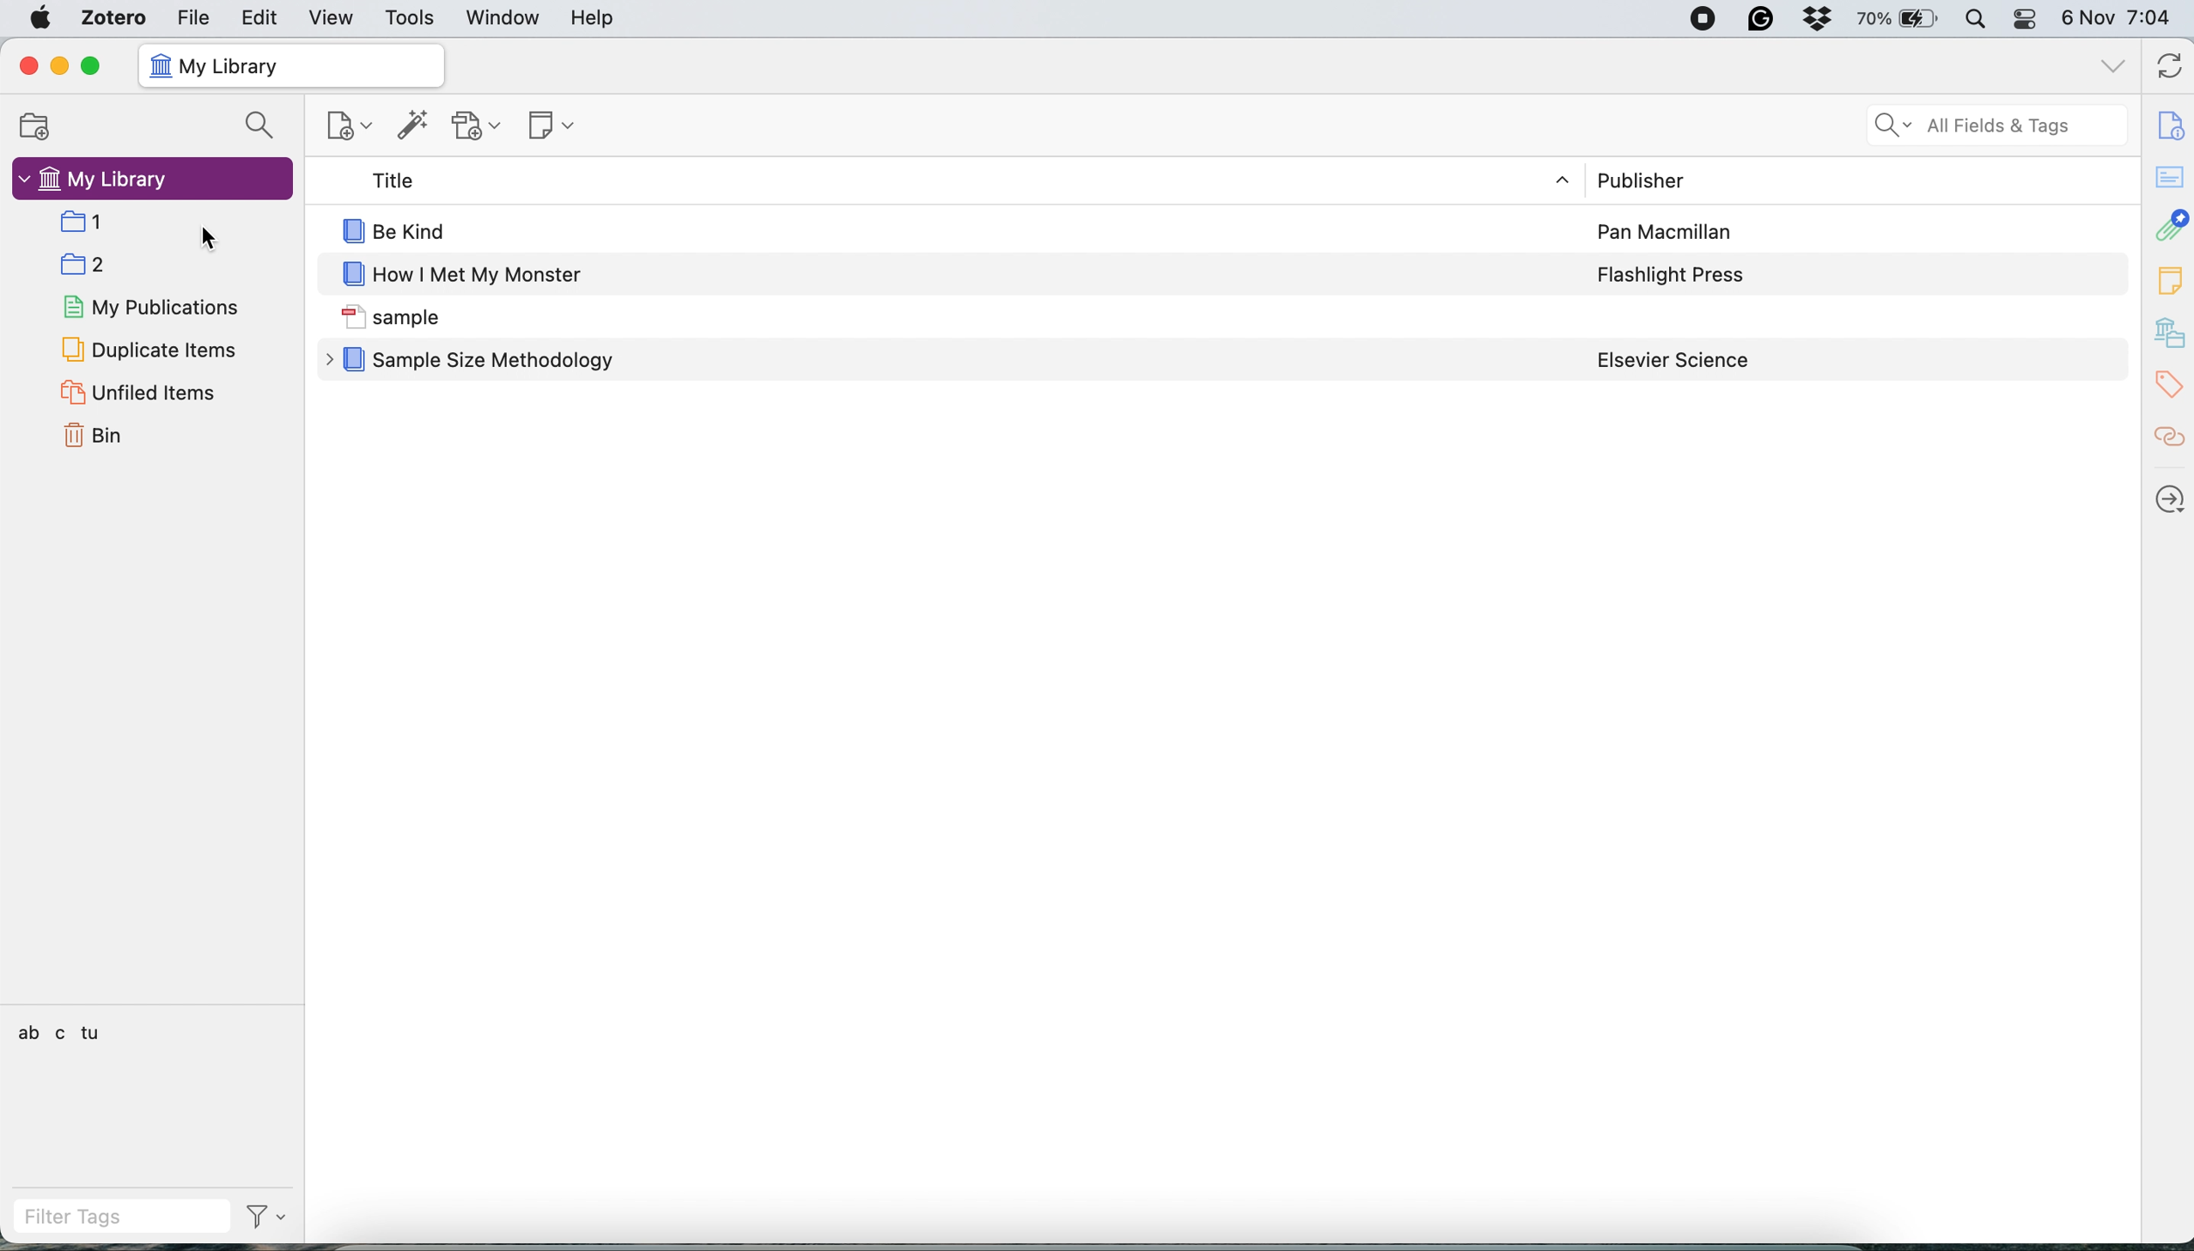 The height and width of the screenshot is (1251, 2194). Describe the element at coordinates (1701, 20) in the screenshot. I see `screen recorder` at that location.